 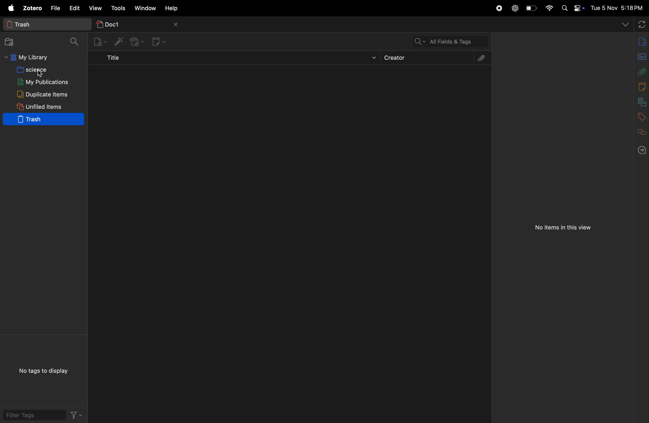 What do you see at coordinates (425, 58) in the screenshot?
I see `Creator` at bounding box center [425, 58].